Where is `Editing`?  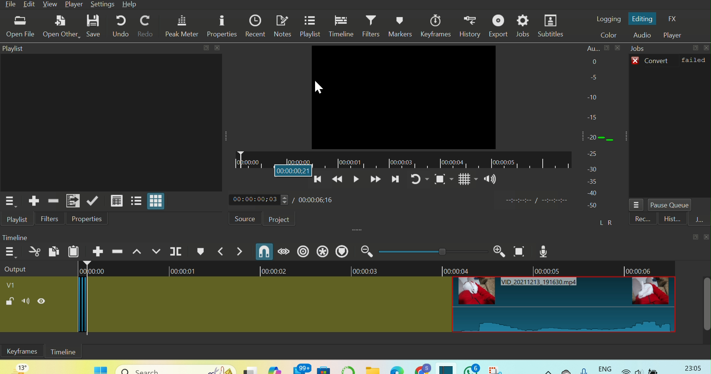 Editing is located at coordinates (643, 19).